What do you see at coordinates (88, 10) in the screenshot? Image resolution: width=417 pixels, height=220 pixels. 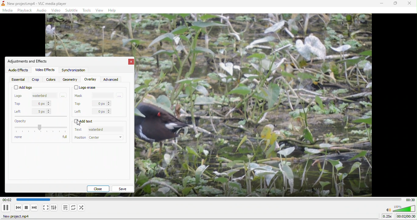 I see `tools` at bounding box center [88, 10].